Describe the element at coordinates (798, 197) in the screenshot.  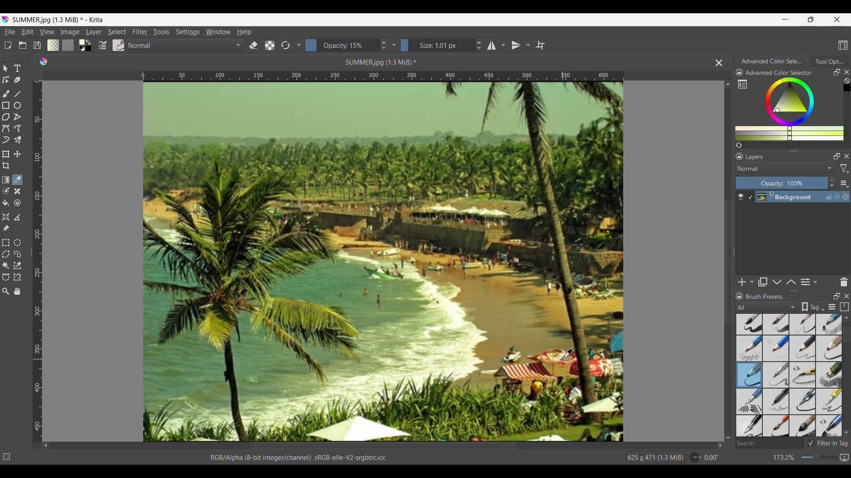
I see `Background` at that location.